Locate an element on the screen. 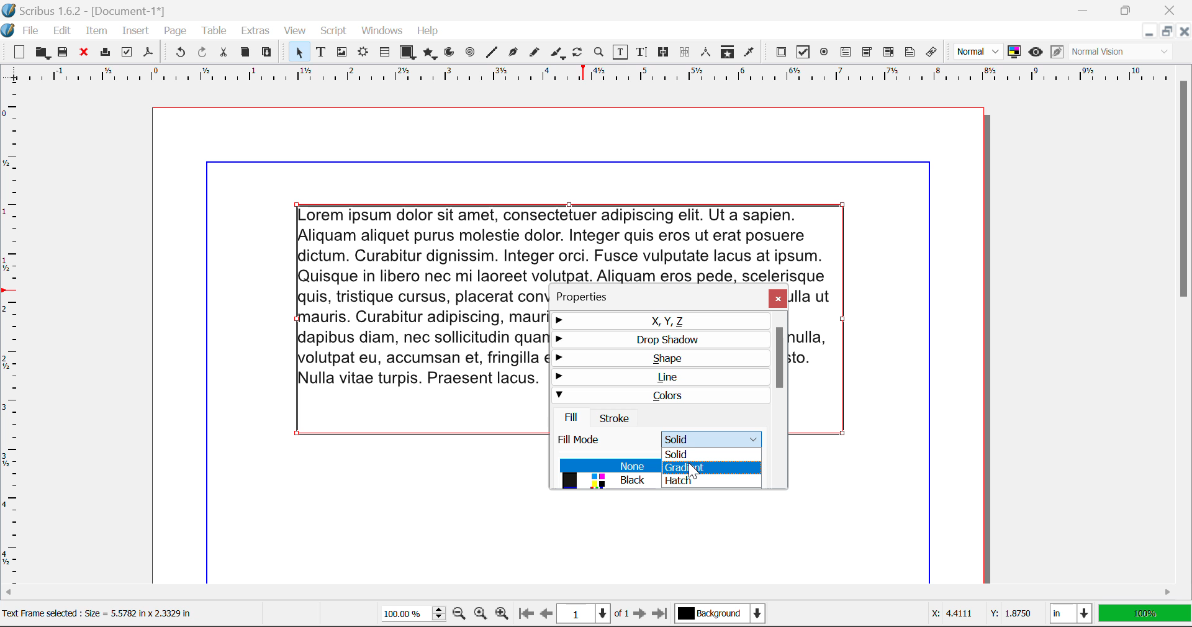 This screenshot has width=1192, height=627. Zoom In is located at coordinates (502, 615).